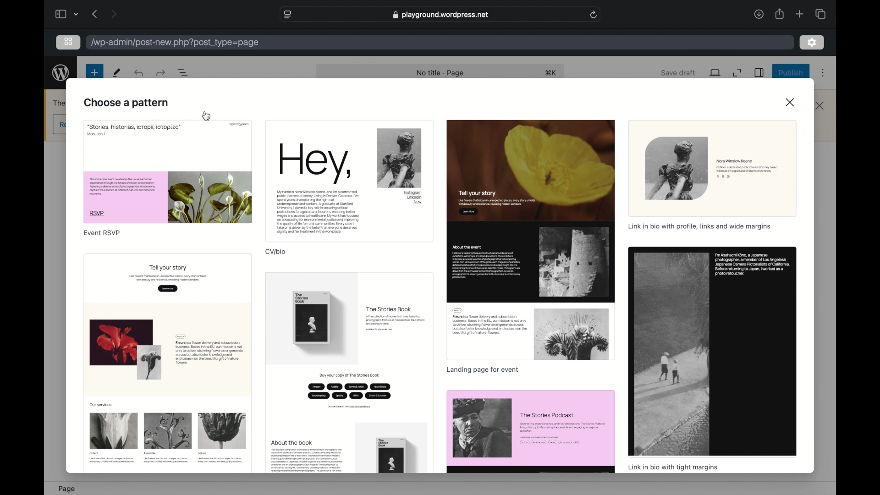 The width and height of the screenshot is (880, 495). What do you see at coordinates (207, 116) in the screenshot?
I see `cursor` at bounding box center [207, 116].